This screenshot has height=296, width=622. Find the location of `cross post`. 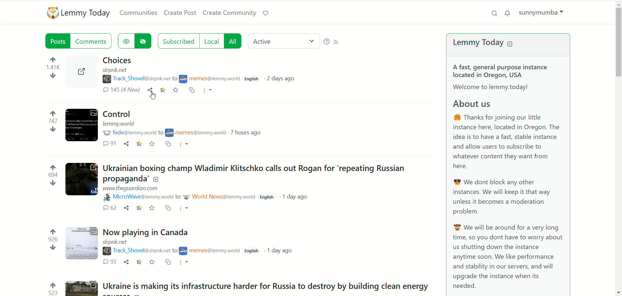

cross post is located at coordinates (168, 208).